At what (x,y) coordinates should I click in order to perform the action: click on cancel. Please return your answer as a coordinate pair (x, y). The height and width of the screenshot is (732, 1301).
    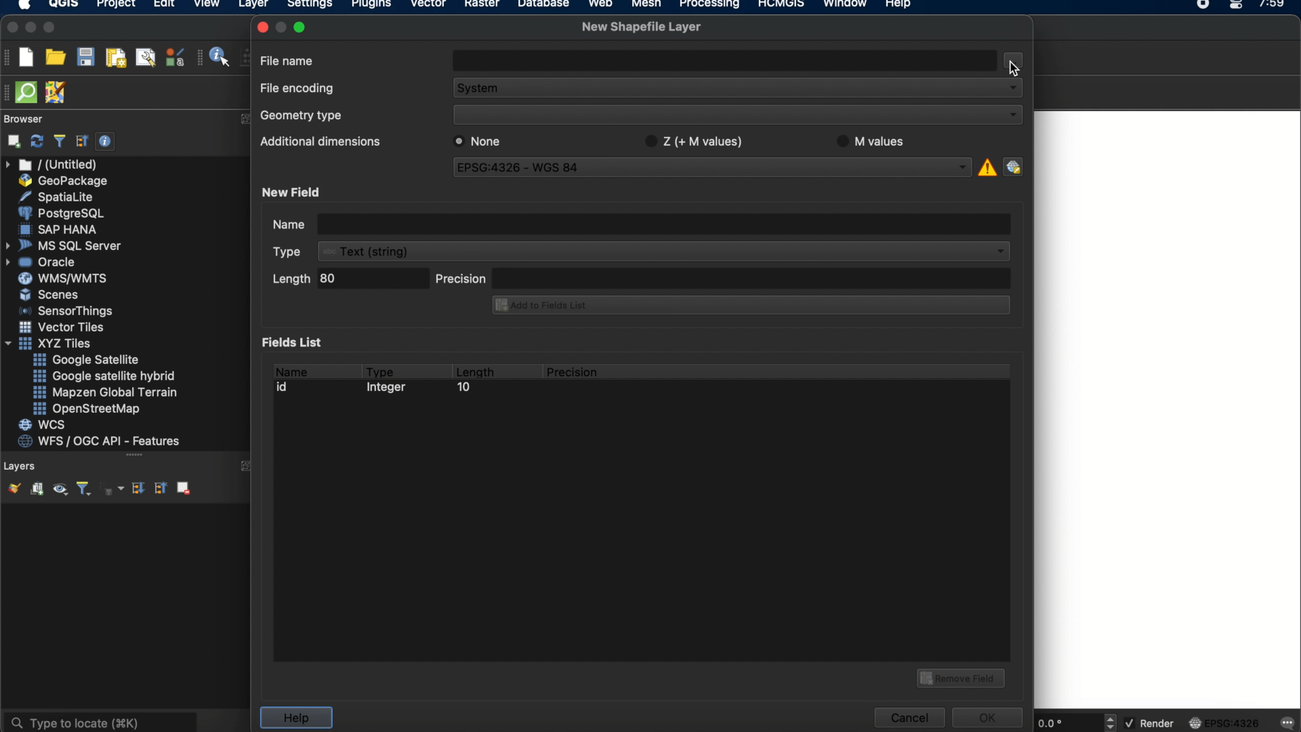
    Looking at the image, I should click on (908, 718).